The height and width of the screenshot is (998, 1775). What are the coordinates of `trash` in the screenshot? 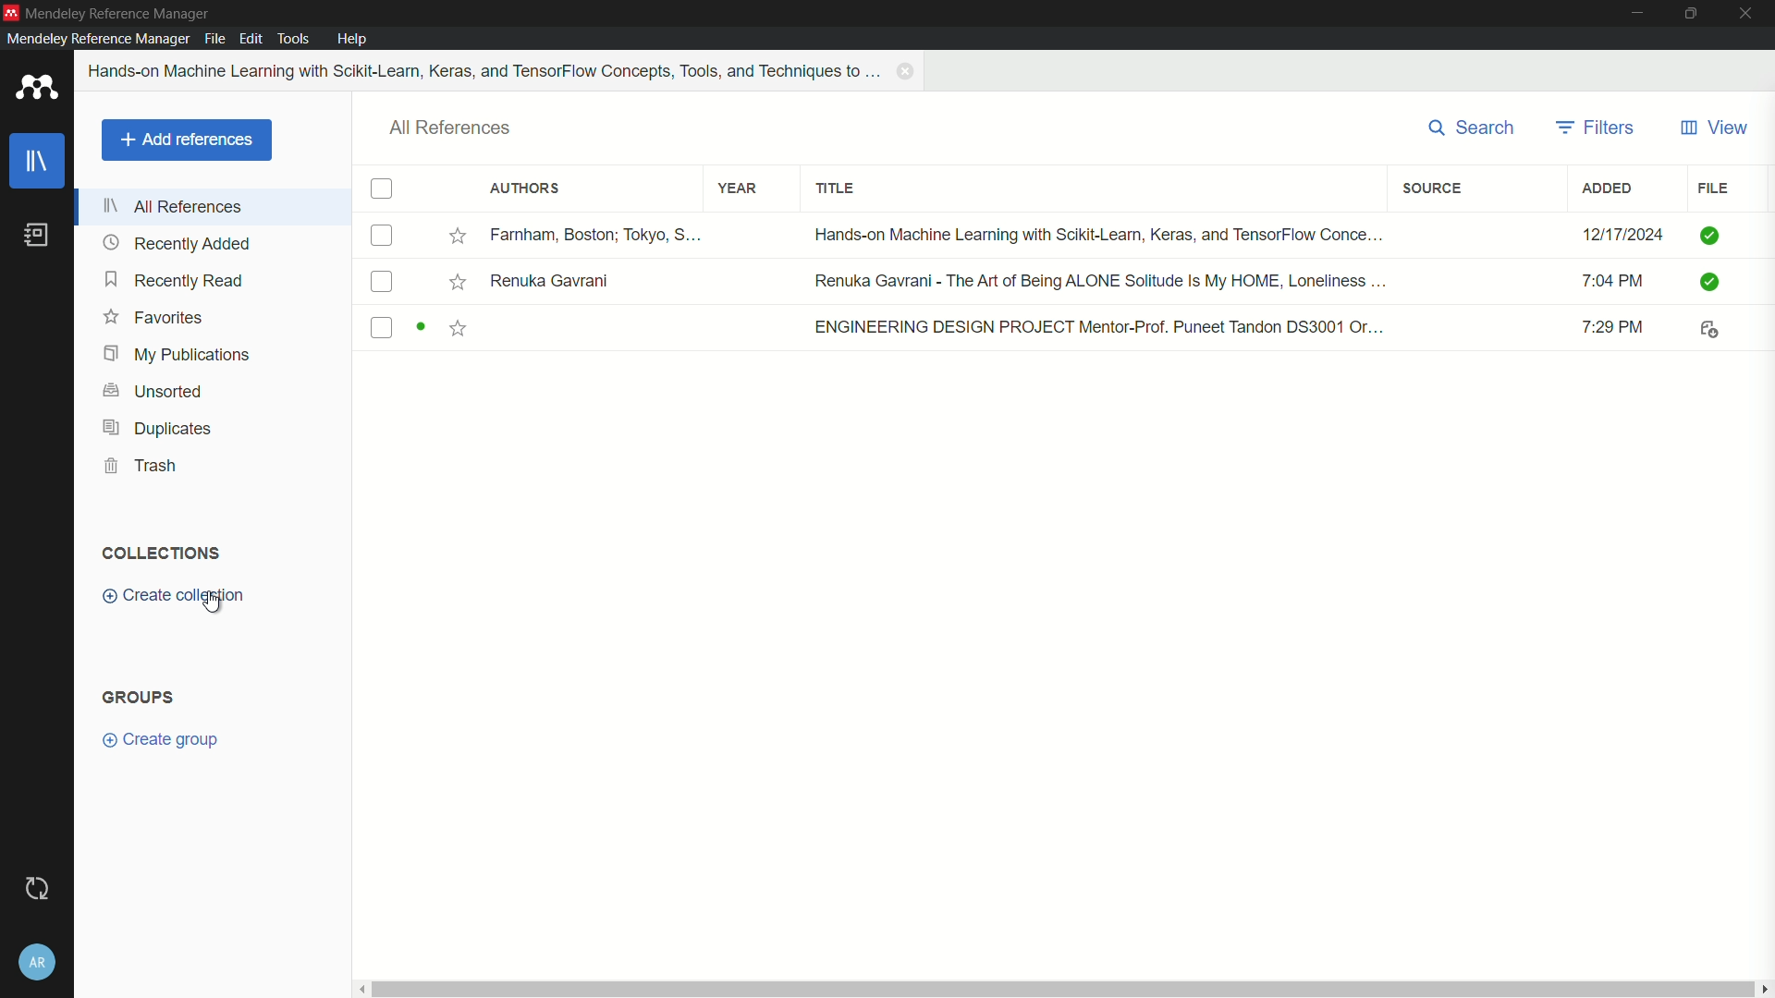 It's located at (142, 467).